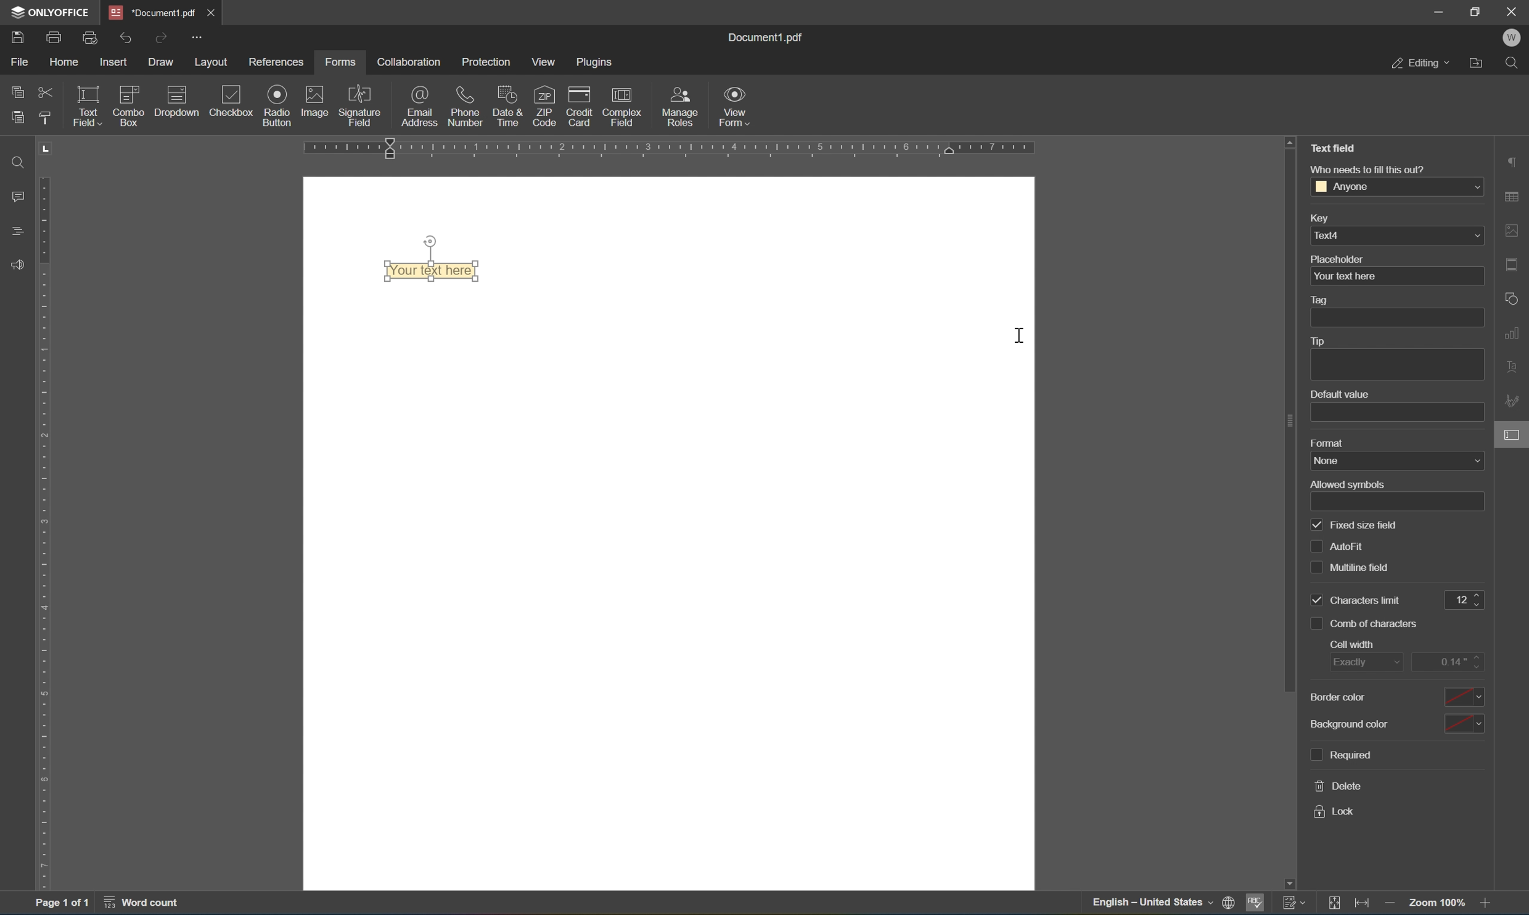  I want to click on ruler, so click(47, 530).